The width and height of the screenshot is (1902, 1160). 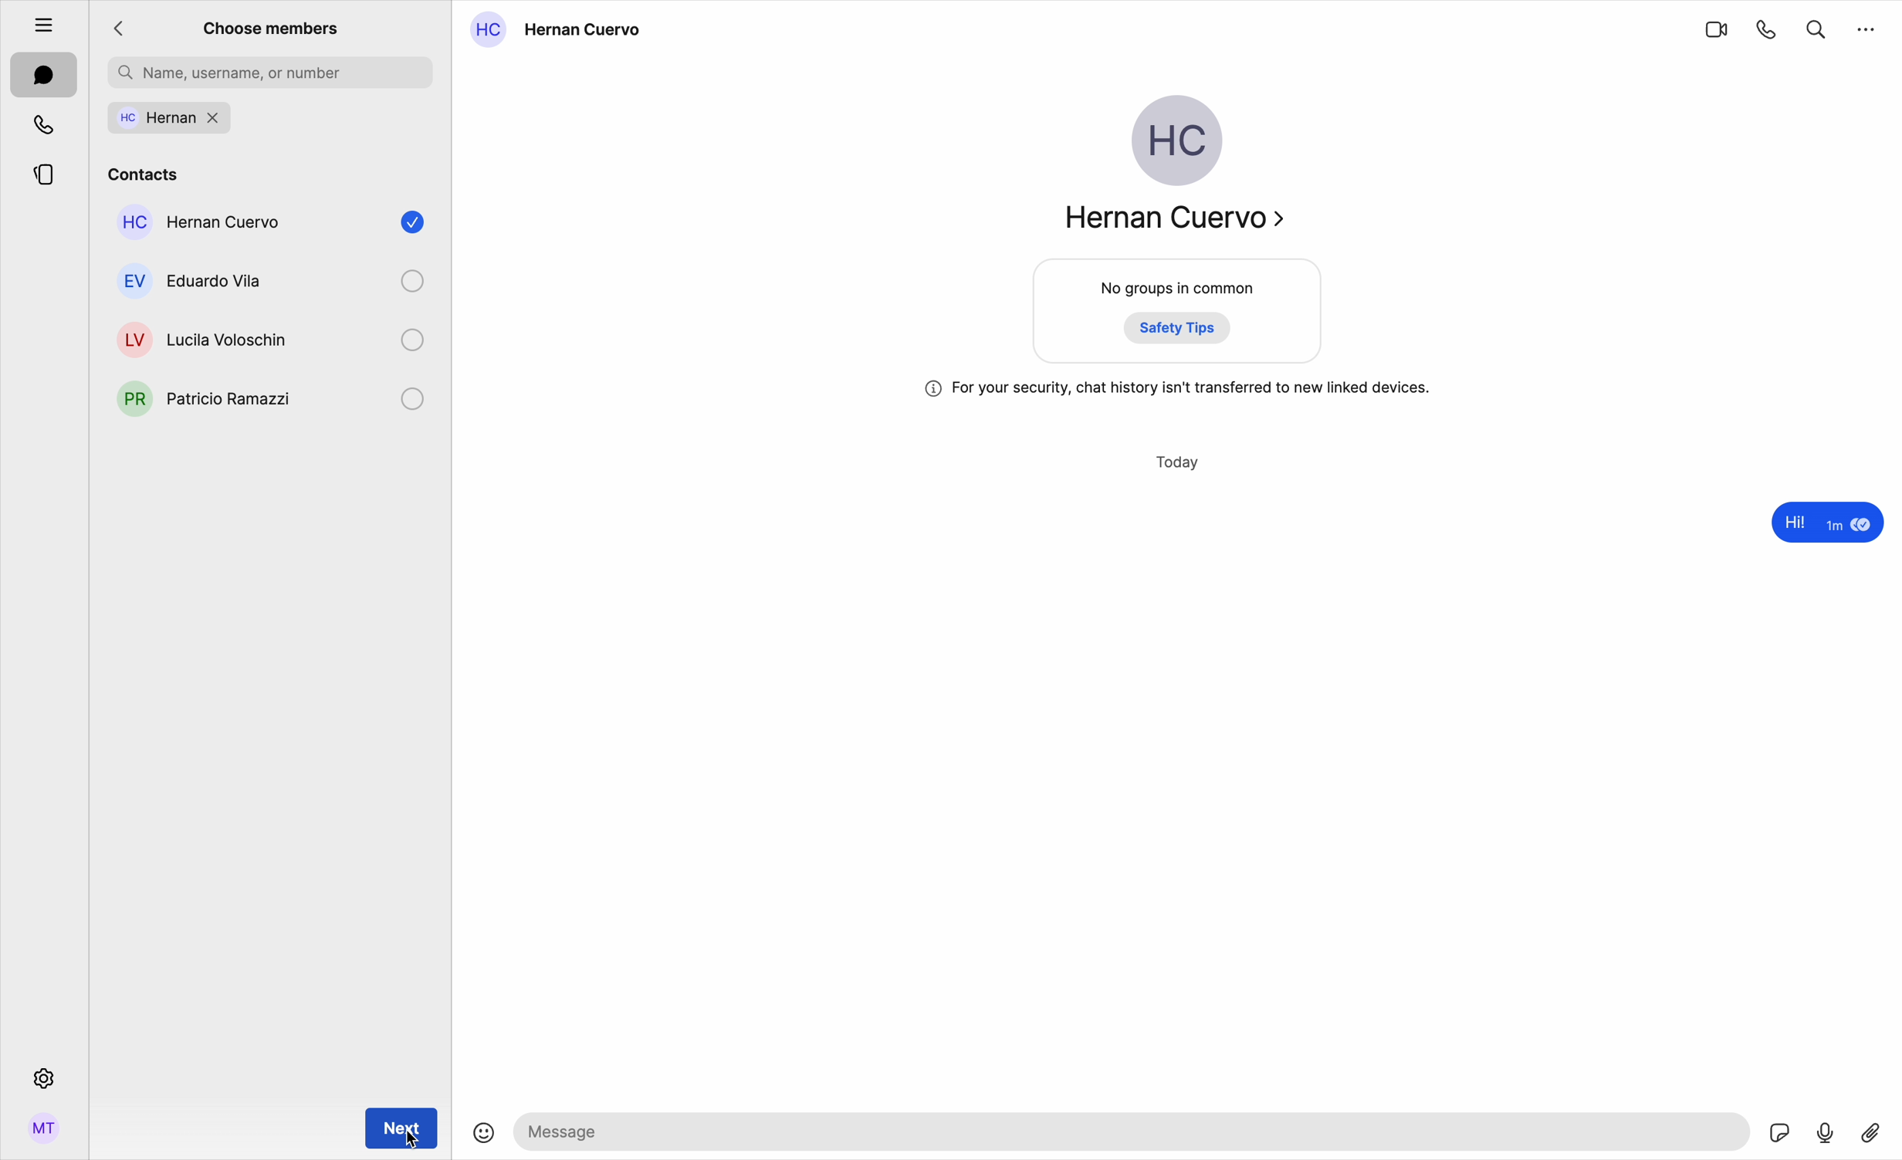 What do you see at coordinates (272, 27) in the screenshot?
I see `choose members` at bounding box center [272, 27].